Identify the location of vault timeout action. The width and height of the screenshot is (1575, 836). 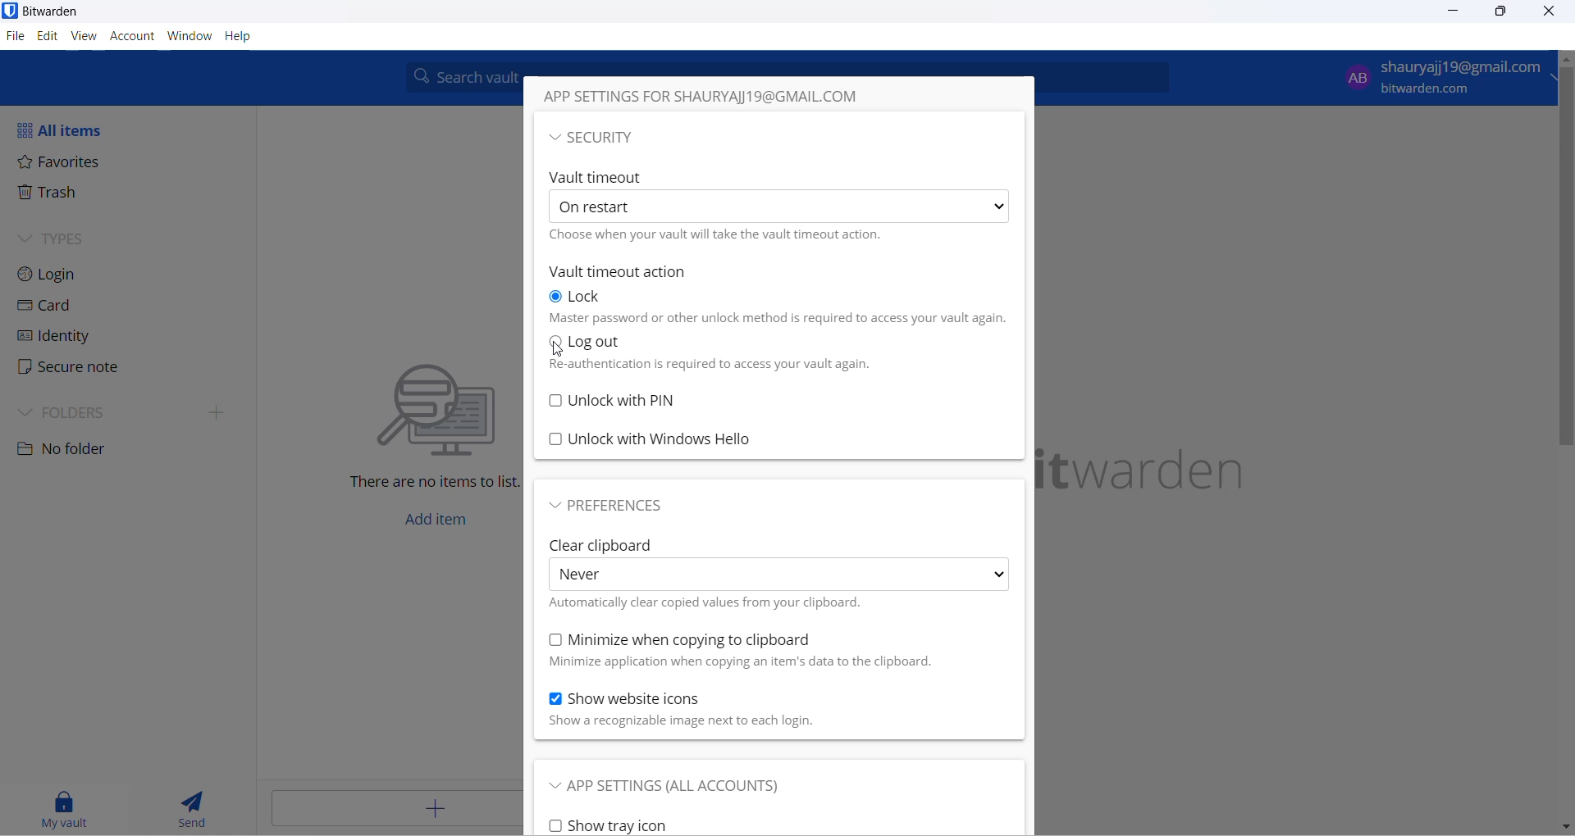
(631, 270).